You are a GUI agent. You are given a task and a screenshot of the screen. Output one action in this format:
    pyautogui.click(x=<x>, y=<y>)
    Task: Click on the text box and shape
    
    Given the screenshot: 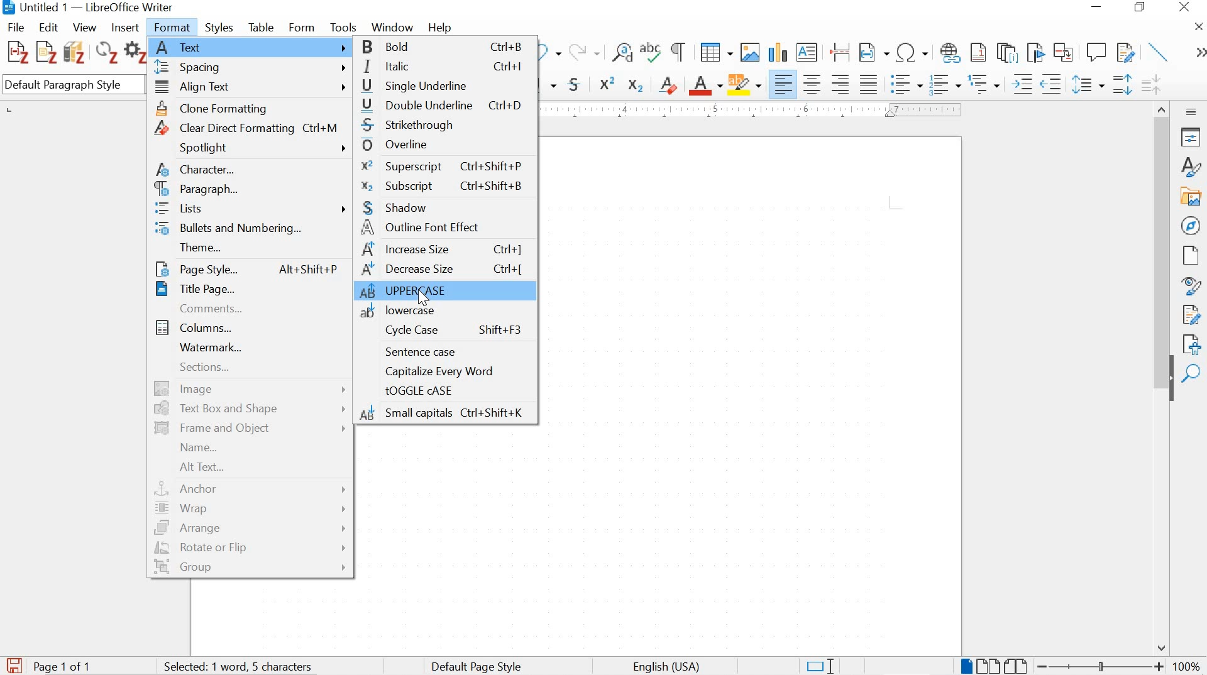 What is the action you would take?
    pyautogui.click(x=252, y=409)
    